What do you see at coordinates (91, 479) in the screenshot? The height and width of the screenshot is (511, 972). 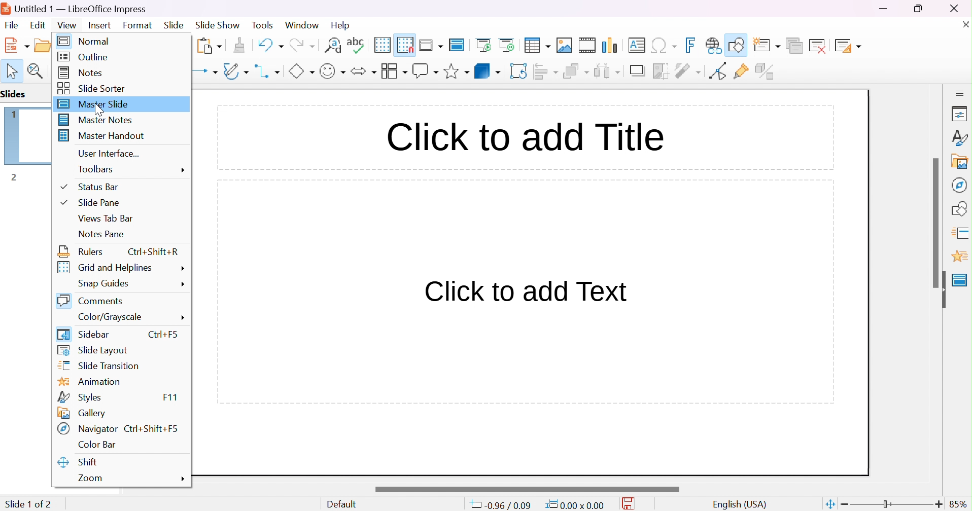 I see `zoom` at bounding box center [91, 479].